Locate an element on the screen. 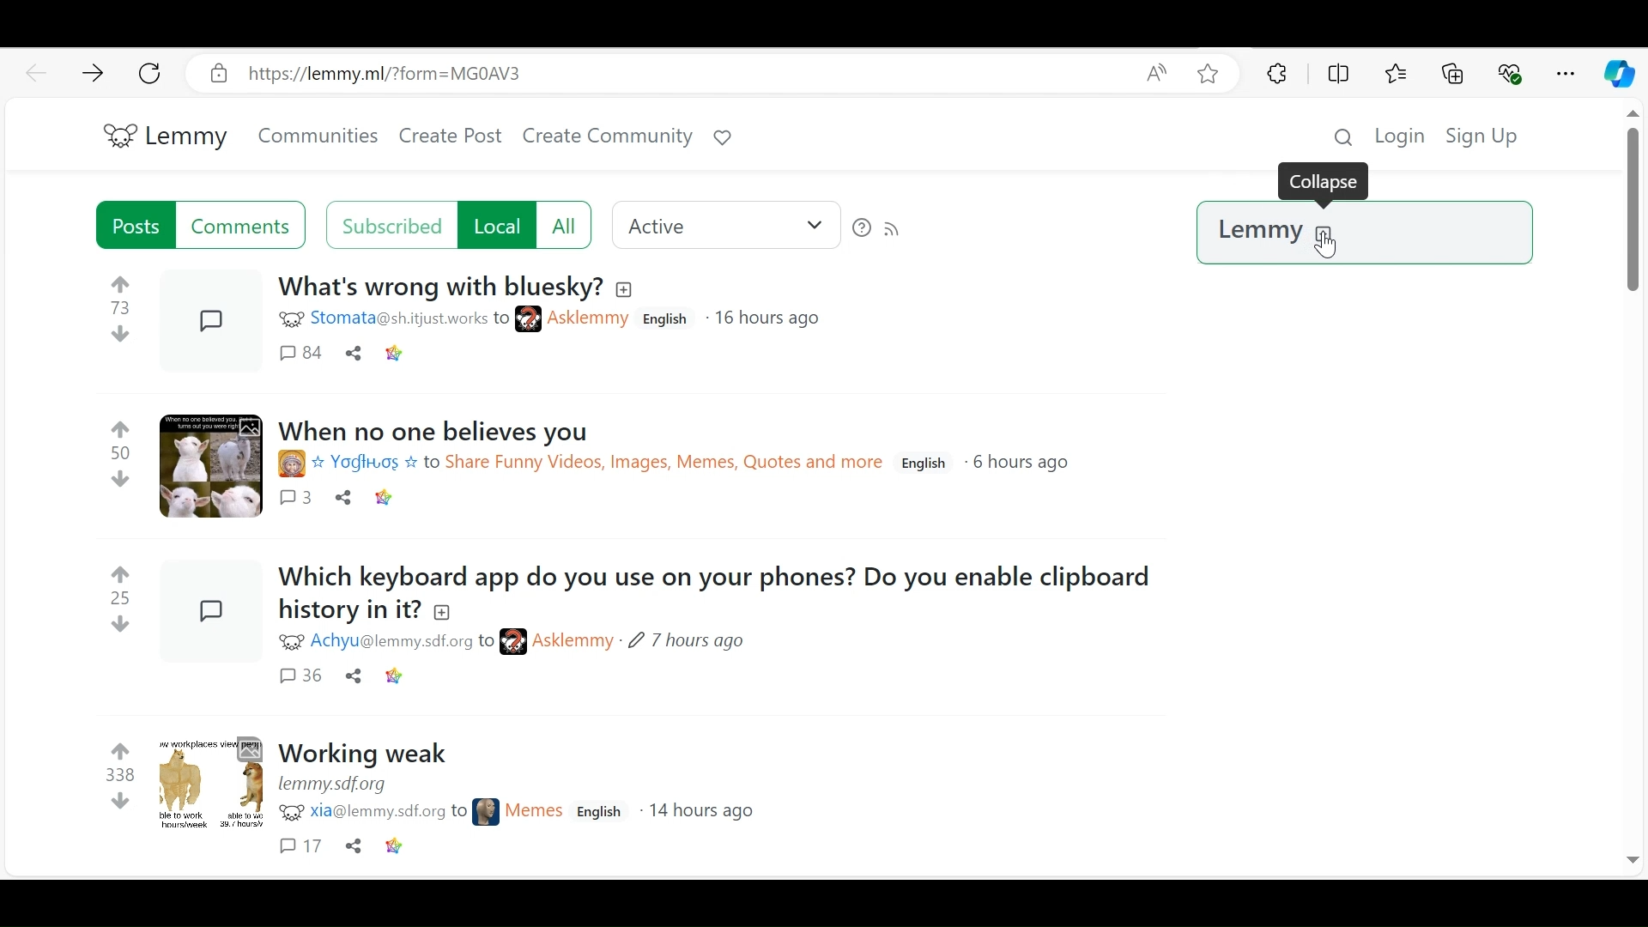 The height and width of the screenshot is (927, 1648). share is located at coordinates (347, 498).